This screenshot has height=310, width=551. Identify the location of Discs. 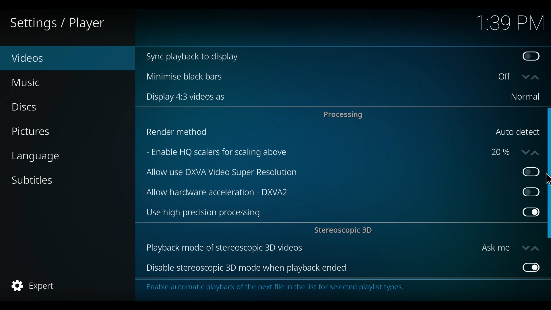
(28, 108).